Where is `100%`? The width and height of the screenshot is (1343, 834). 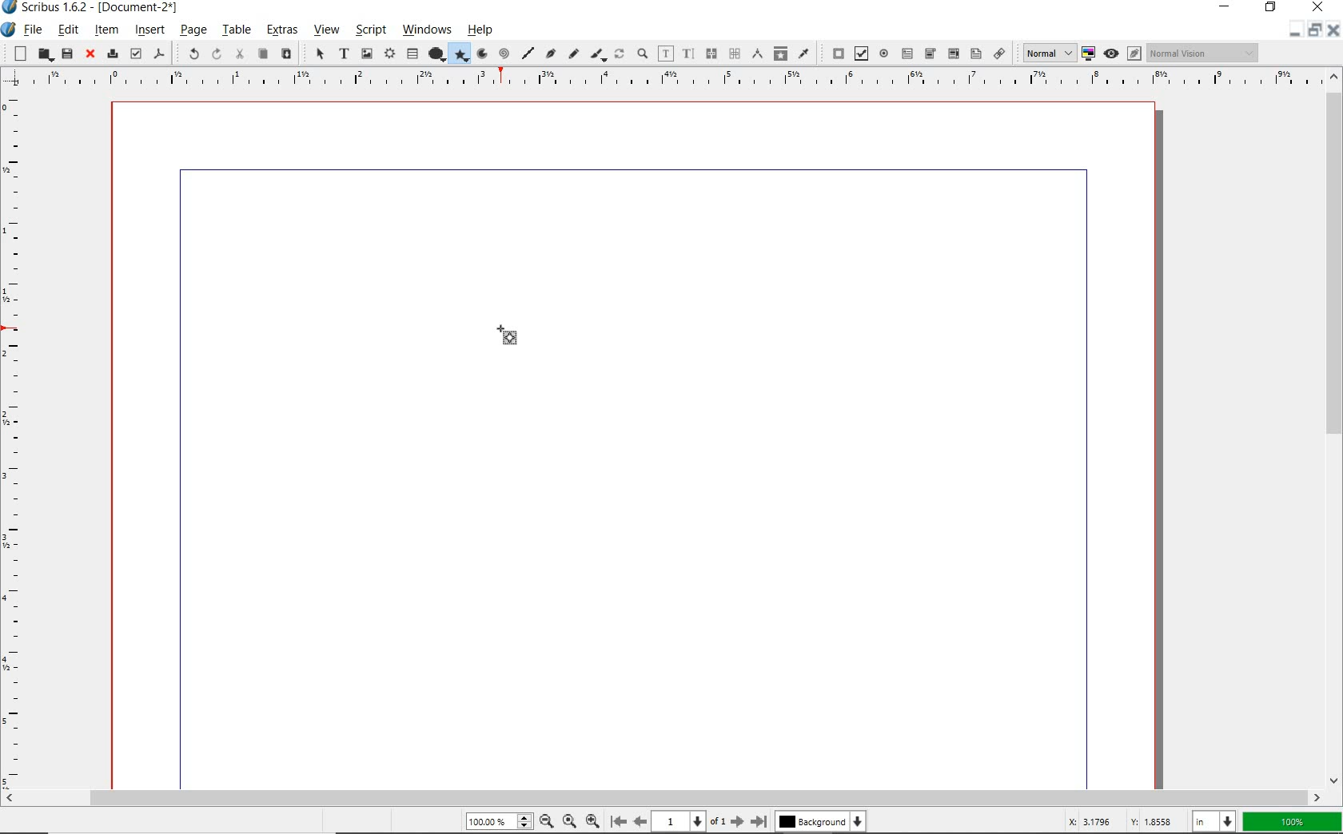
100% is located at coordinates (1289, 820).